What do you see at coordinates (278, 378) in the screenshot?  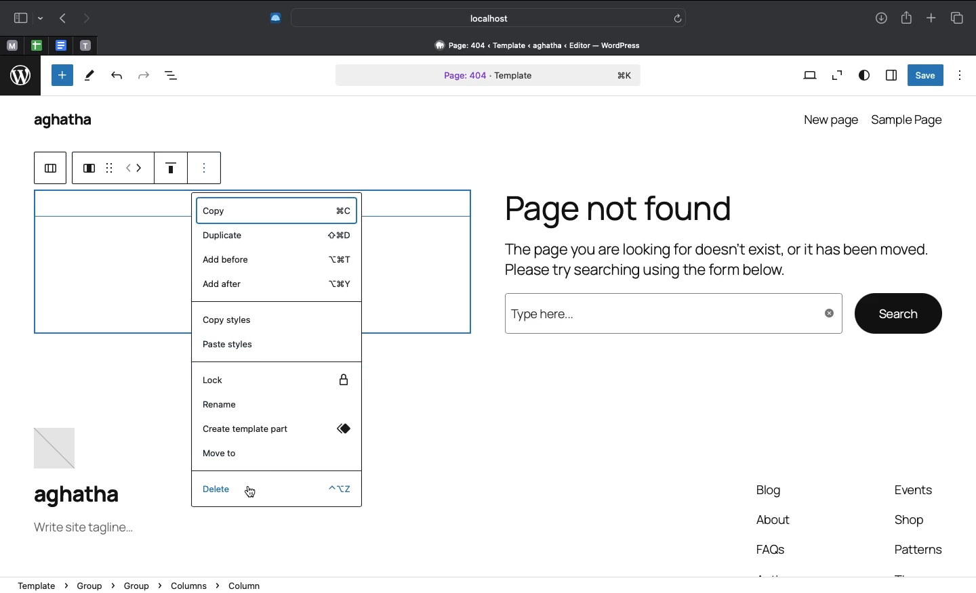 I see `lock` at bounding box center [278, 378].